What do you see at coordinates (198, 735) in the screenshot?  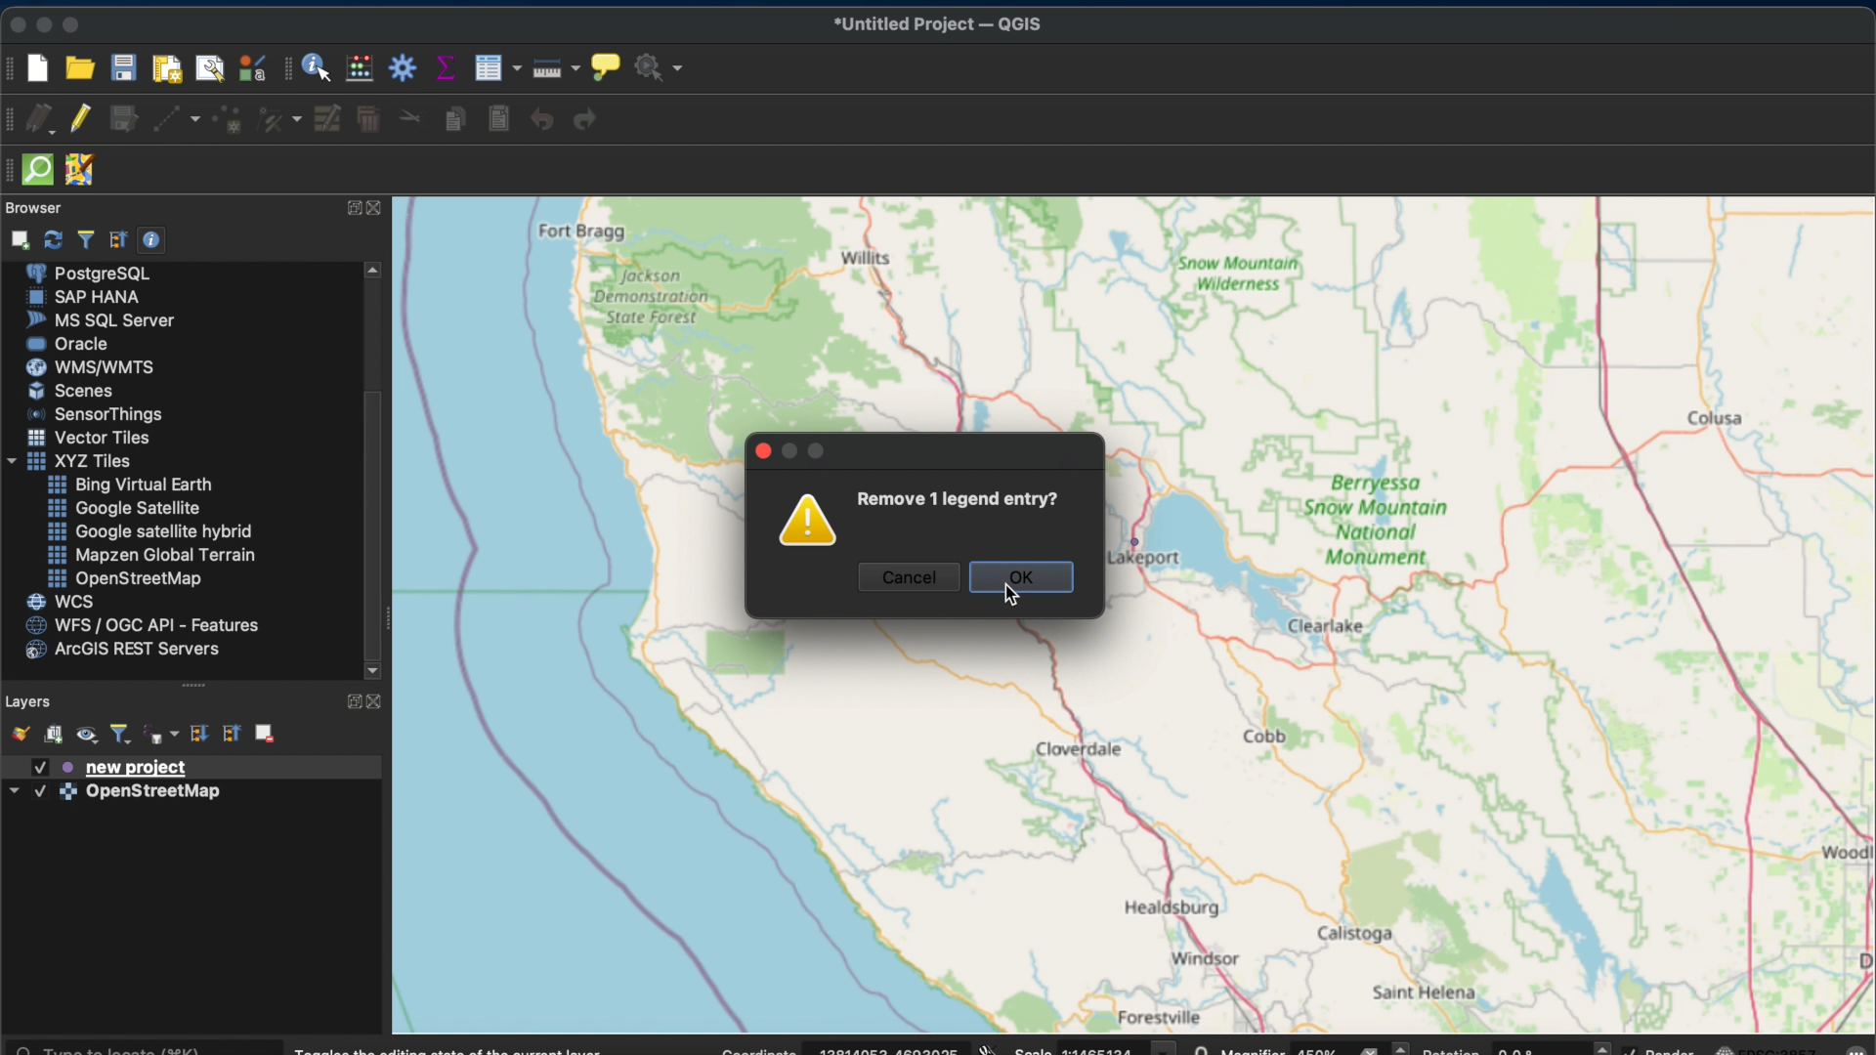 I see `expand all` at bounding box center [198, 735].